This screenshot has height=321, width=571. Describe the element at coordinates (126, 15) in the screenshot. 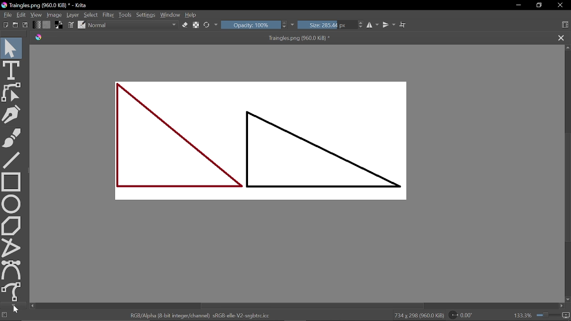

I see `Tools` at that location.